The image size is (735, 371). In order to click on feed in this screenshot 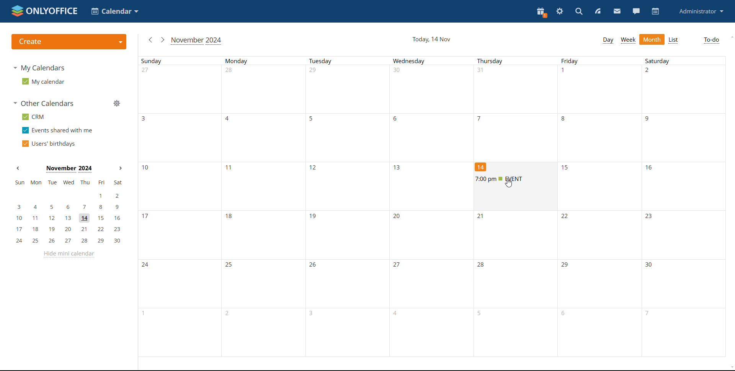, I will do `click(598, 11)`.